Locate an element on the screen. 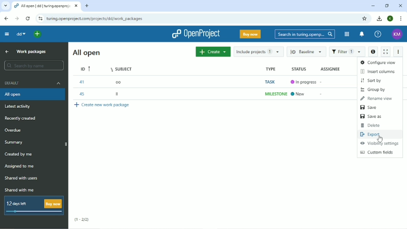  Site is located at coordinates (95, 18).